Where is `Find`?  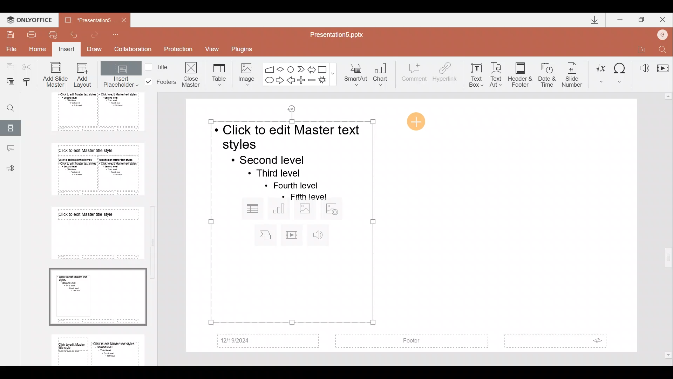 Find is located at coordinates (8, 105).